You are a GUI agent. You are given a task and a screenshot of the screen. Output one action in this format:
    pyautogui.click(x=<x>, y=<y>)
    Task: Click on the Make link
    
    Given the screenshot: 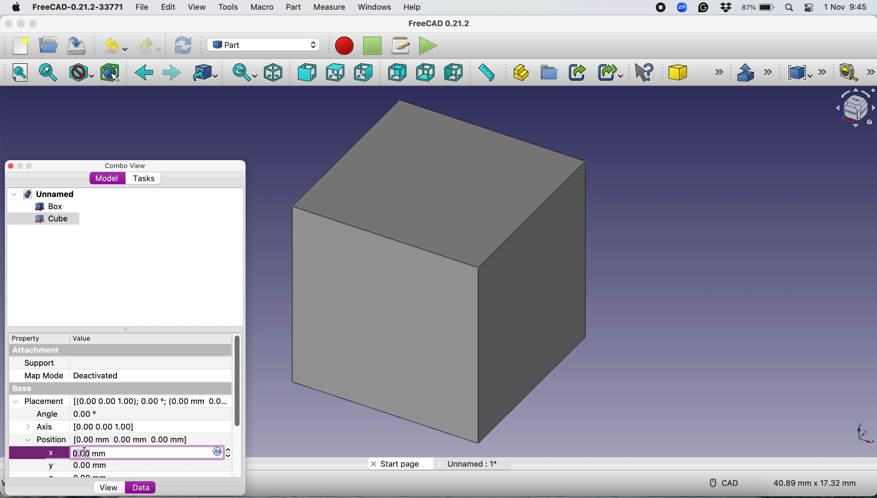 What is the action you would take?
    pyautogui.click(x=577, y=72)
    